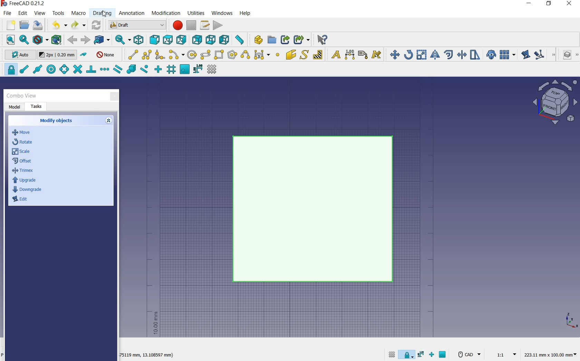  Describe the element at coordinates (24, 25) in the screenshot. I see `open` at that location.